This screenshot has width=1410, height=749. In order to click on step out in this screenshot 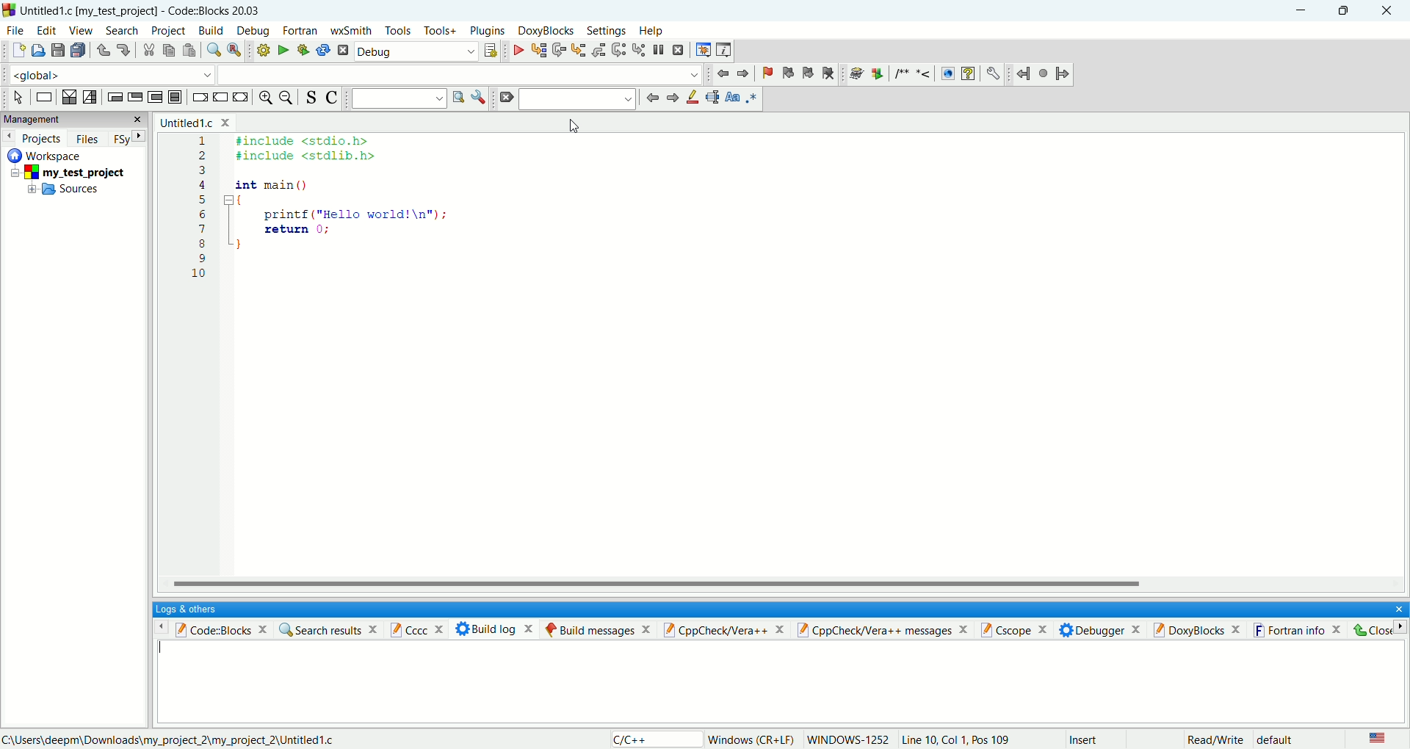, I will do `click(599, 50)`.